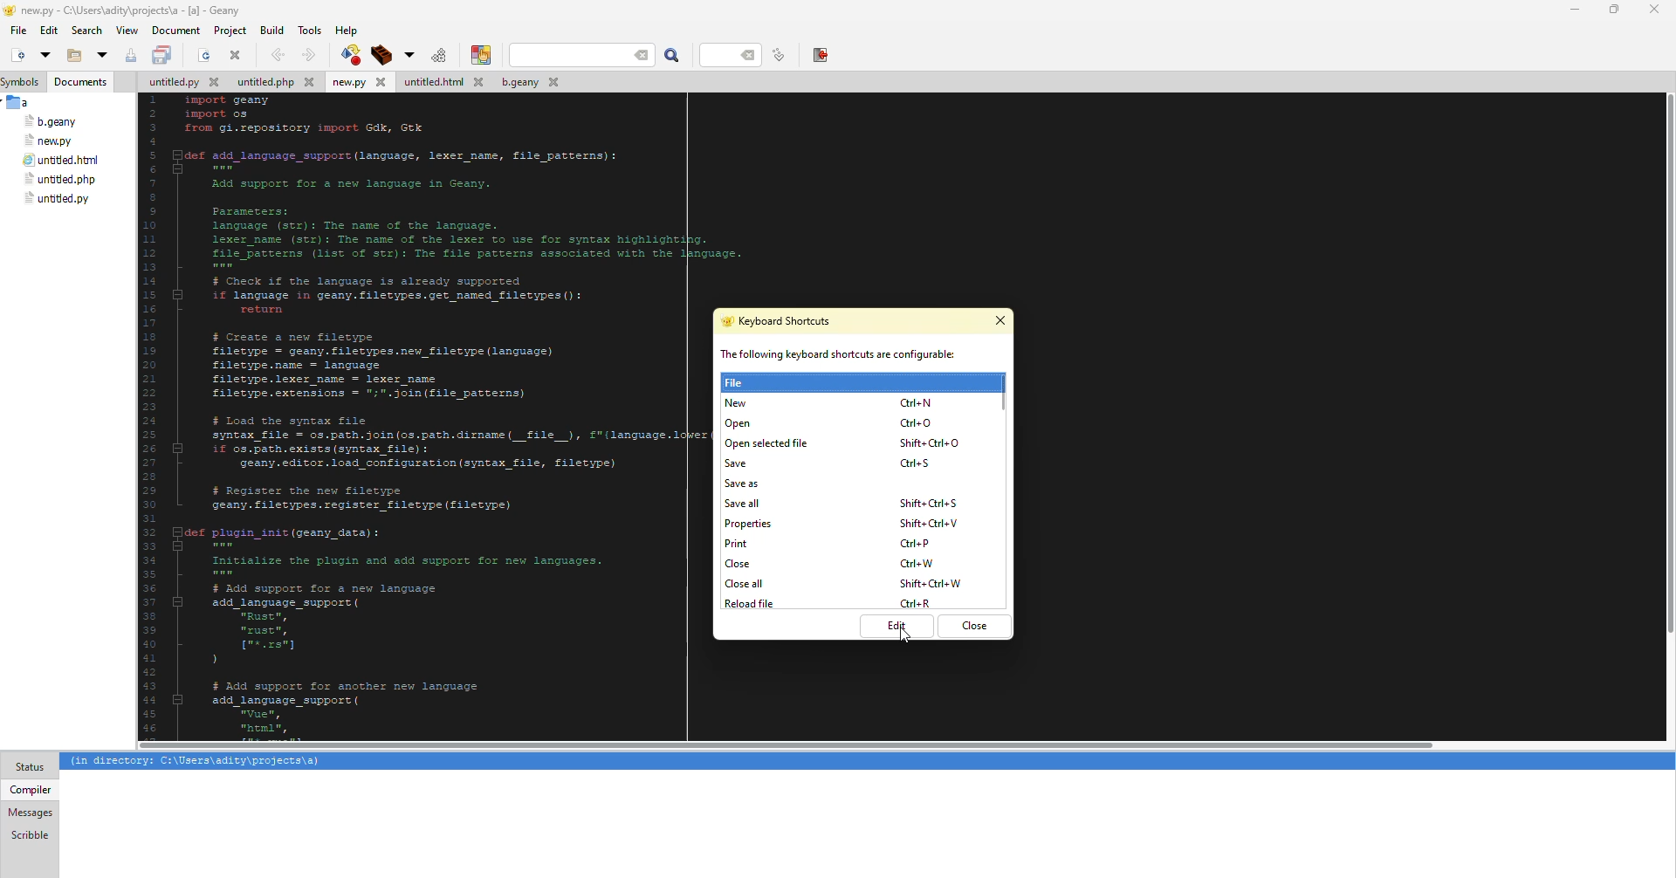 The image size is (1676, 878). What do you see at coordinates (918, 564) in the screenshot?
I see `shortcut` at bounding box center [918, 564].